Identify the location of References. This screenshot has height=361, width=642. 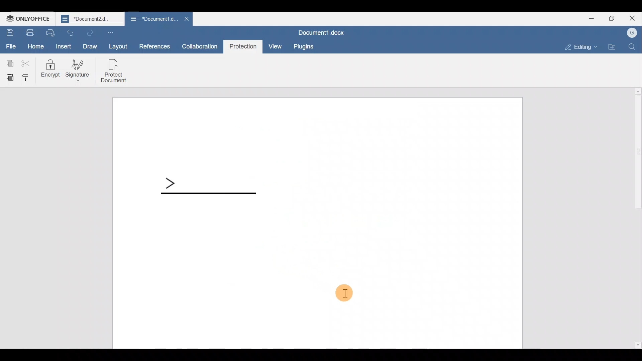
(154, 46).